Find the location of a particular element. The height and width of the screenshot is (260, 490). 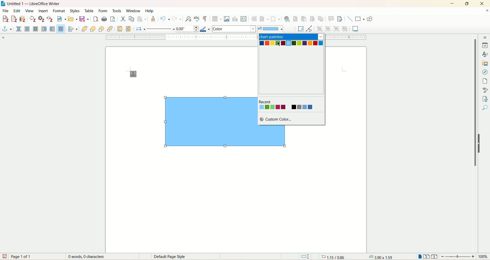

formatting is located at coordinates (153, 19).